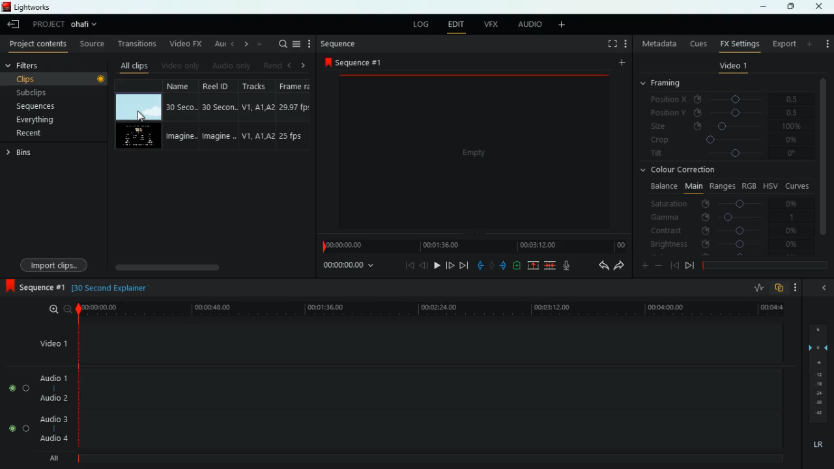  What do you see at coordinates (55, 343) in the screenshot?
I see `video 1` at bounding box center [55, 343].